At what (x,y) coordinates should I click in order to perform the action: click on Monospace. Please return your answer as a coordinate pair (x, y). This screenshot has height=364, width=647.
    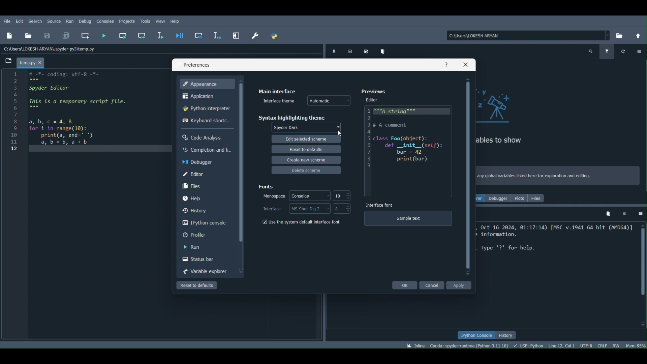
    Looking at the image, I should click on (274, 196).